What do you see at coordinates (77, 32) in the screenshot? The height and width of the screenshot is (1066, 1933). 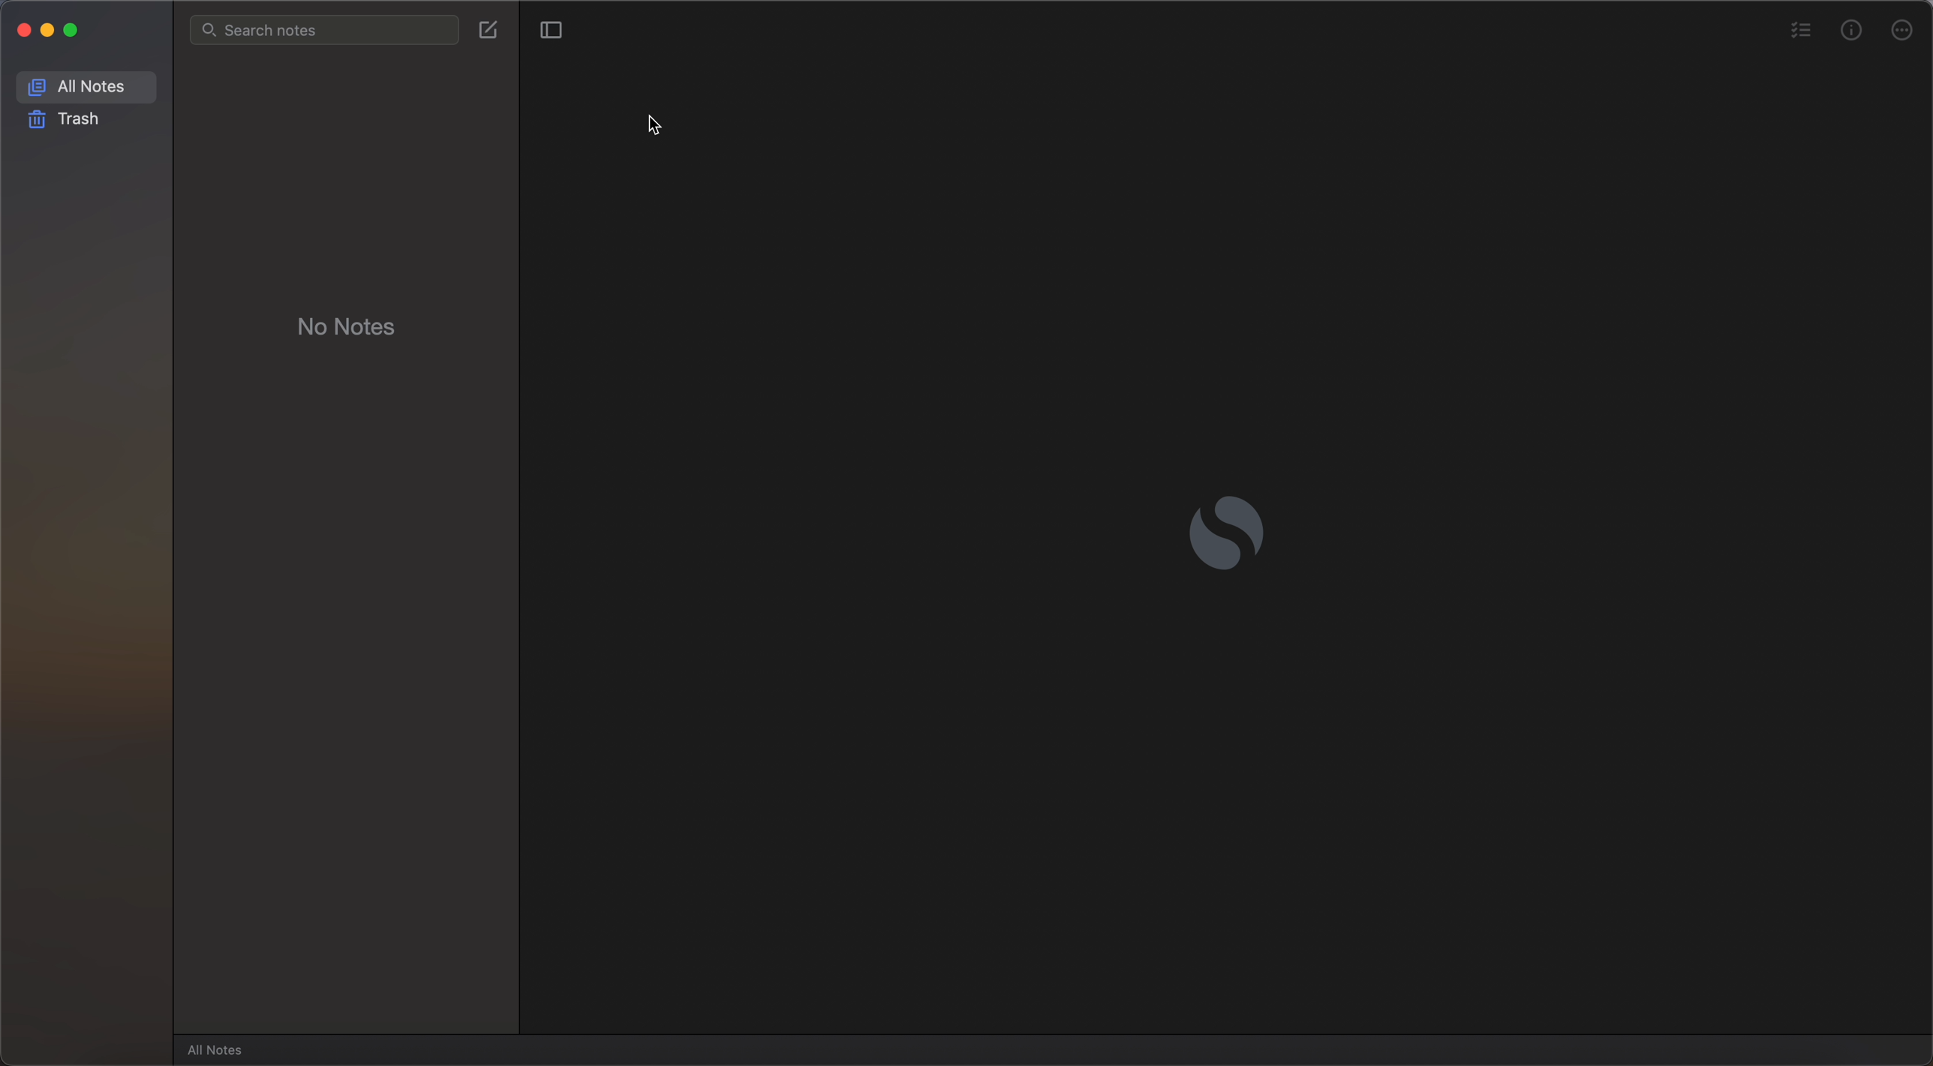 I see `maximize` at bounding box center [77, 32].